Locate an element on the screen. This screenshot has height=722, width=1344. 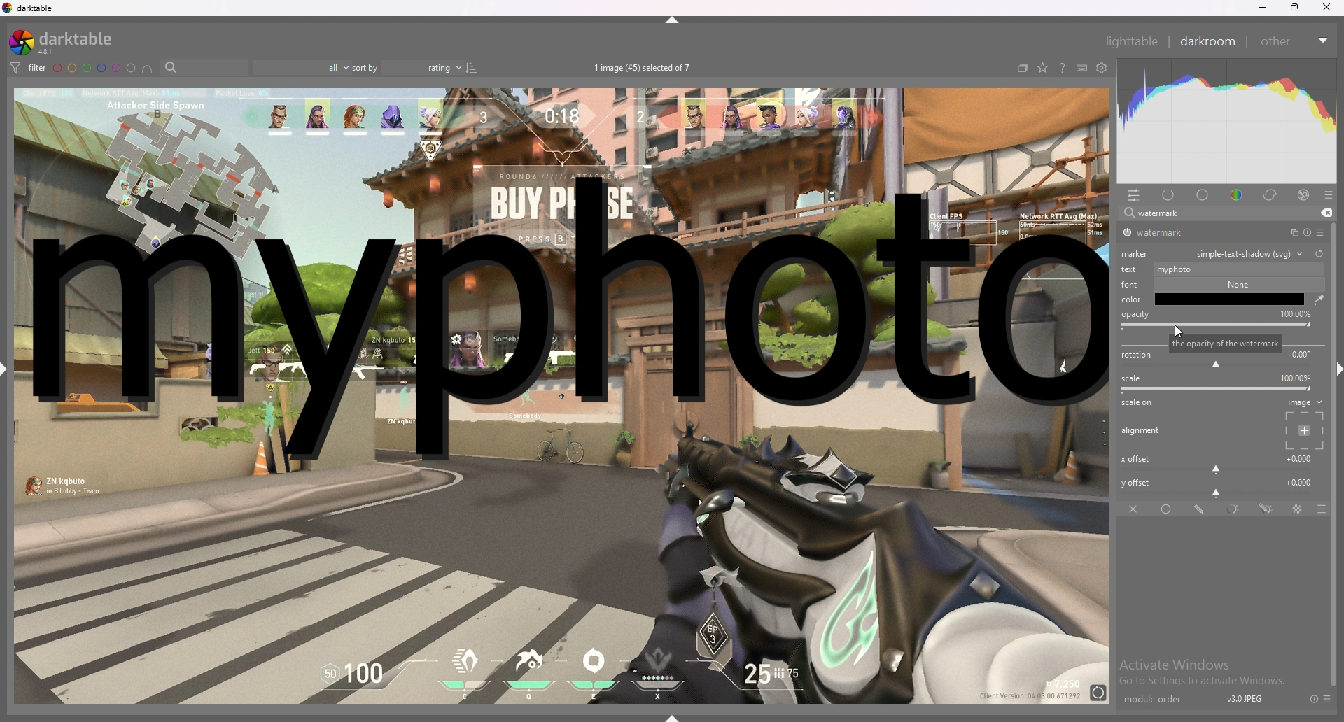
remove is located at coordinates (1324, 213).